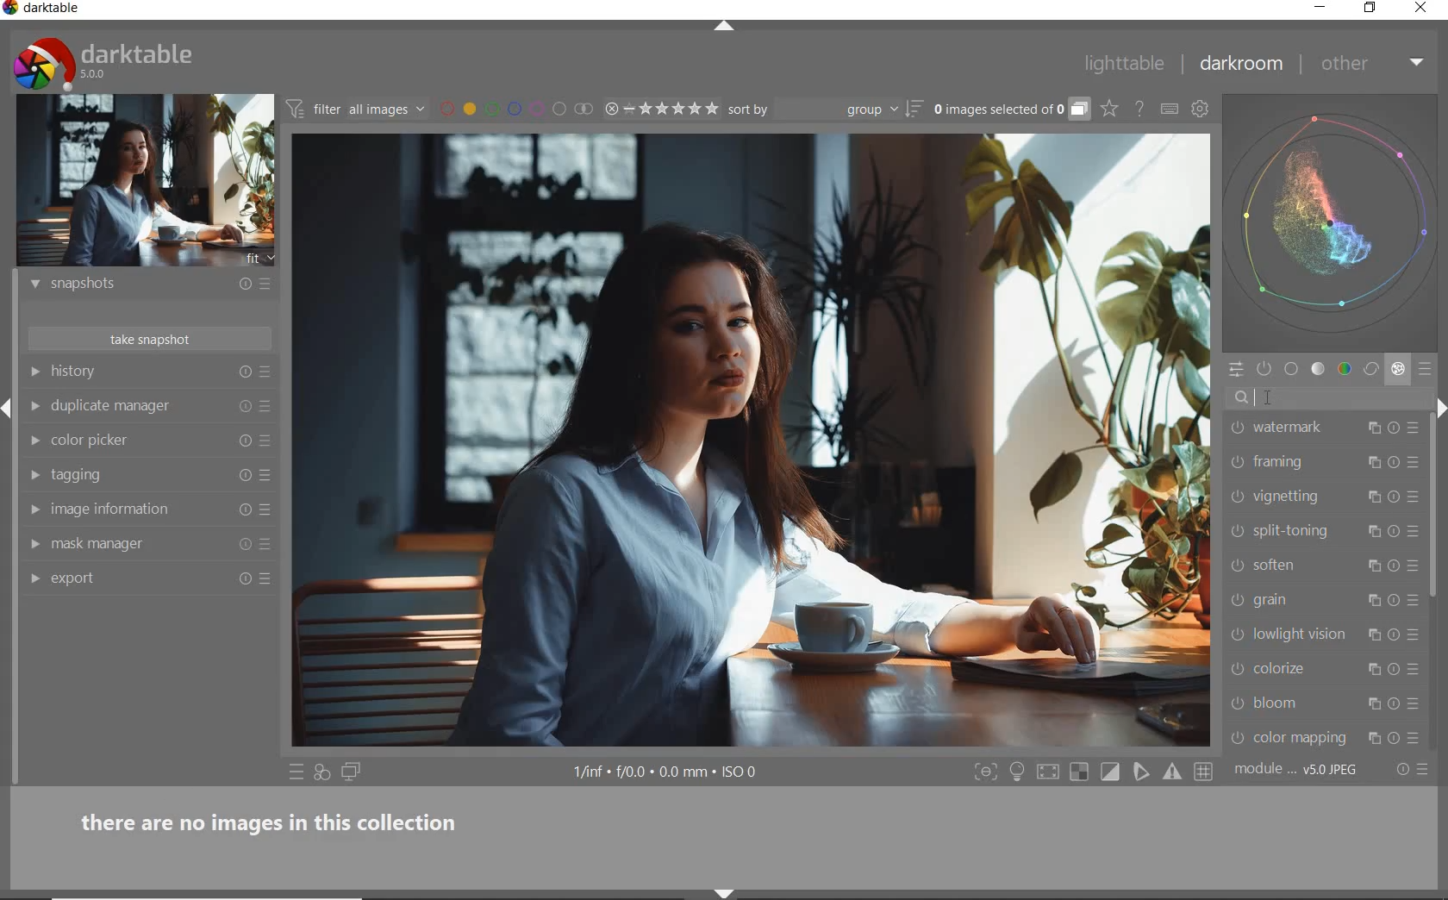  What do you see at coordinates (243, 510) in the screenshot?
I see `reset` at bounding box center [243, 510].